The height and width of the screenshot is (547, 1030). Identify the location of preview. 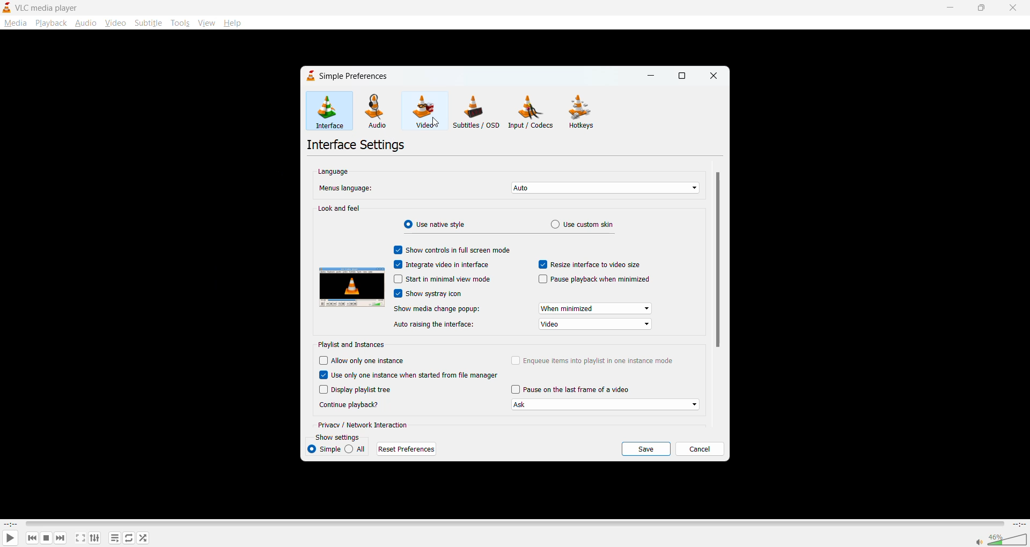
(350, 289).